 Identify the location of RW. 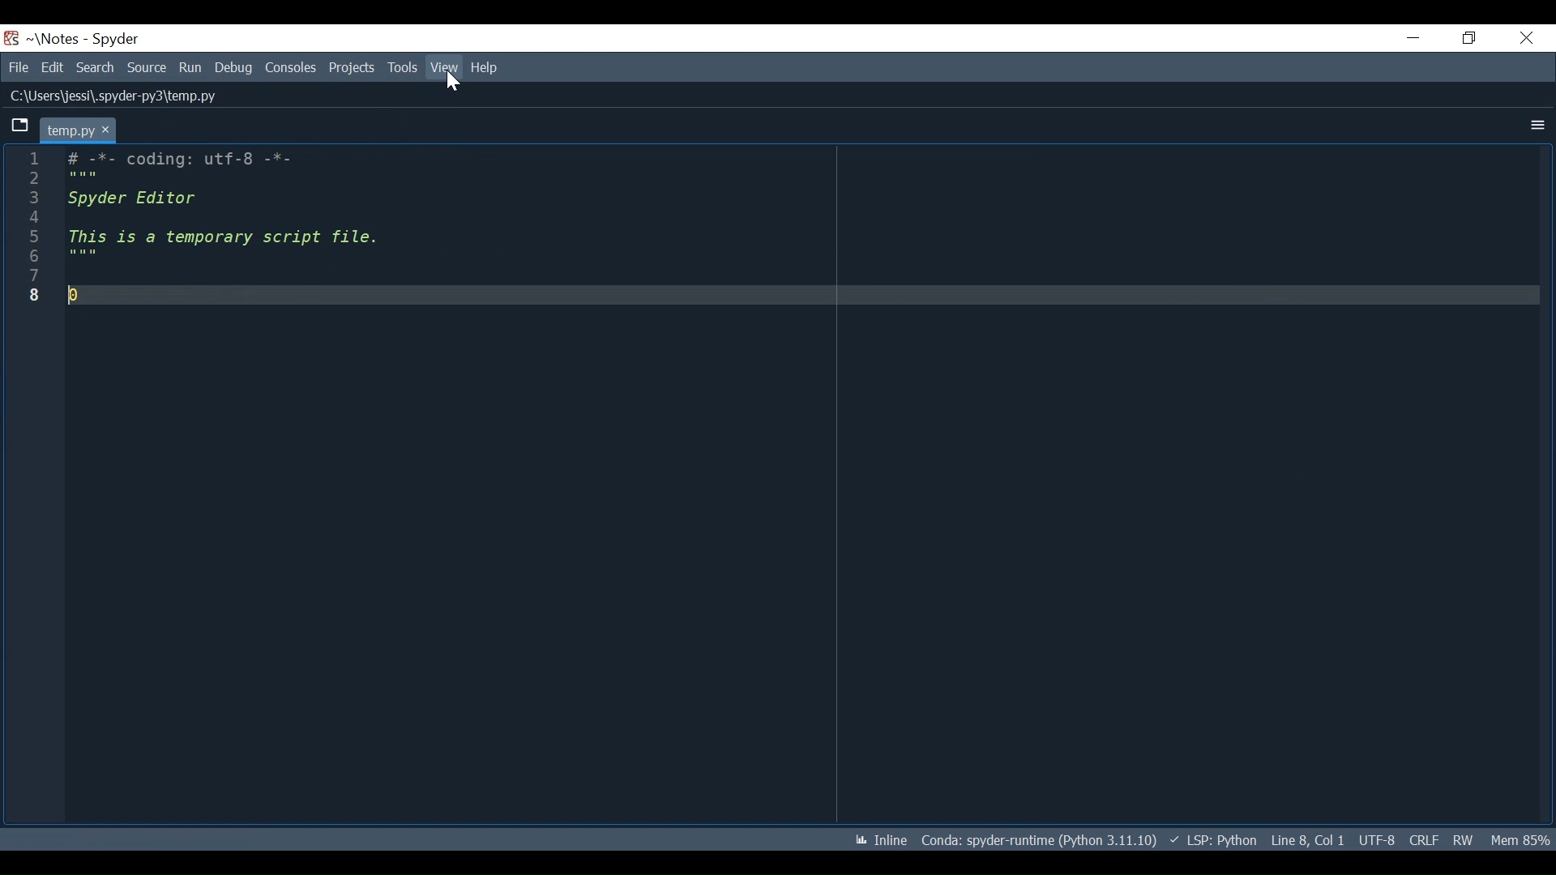
(1467, 841).